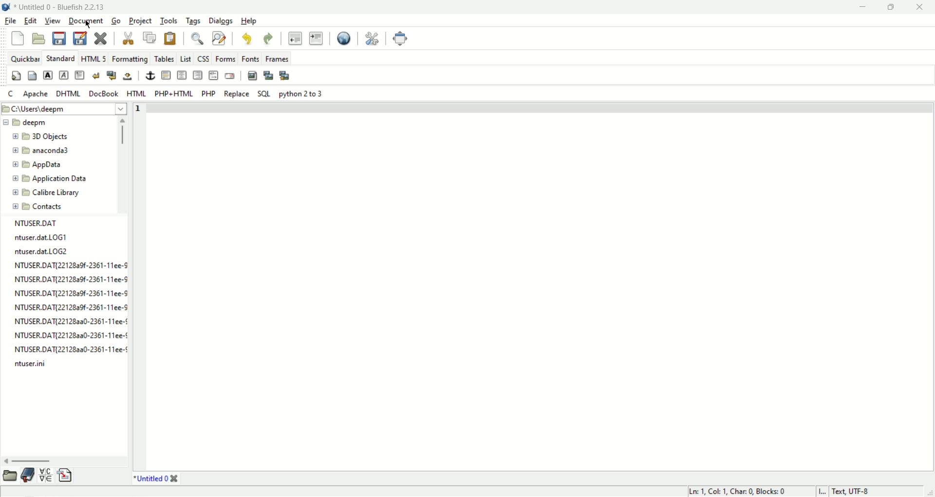 The height and width of the screenshot is (497, 935). I want to click on redo, so click(267, 39).